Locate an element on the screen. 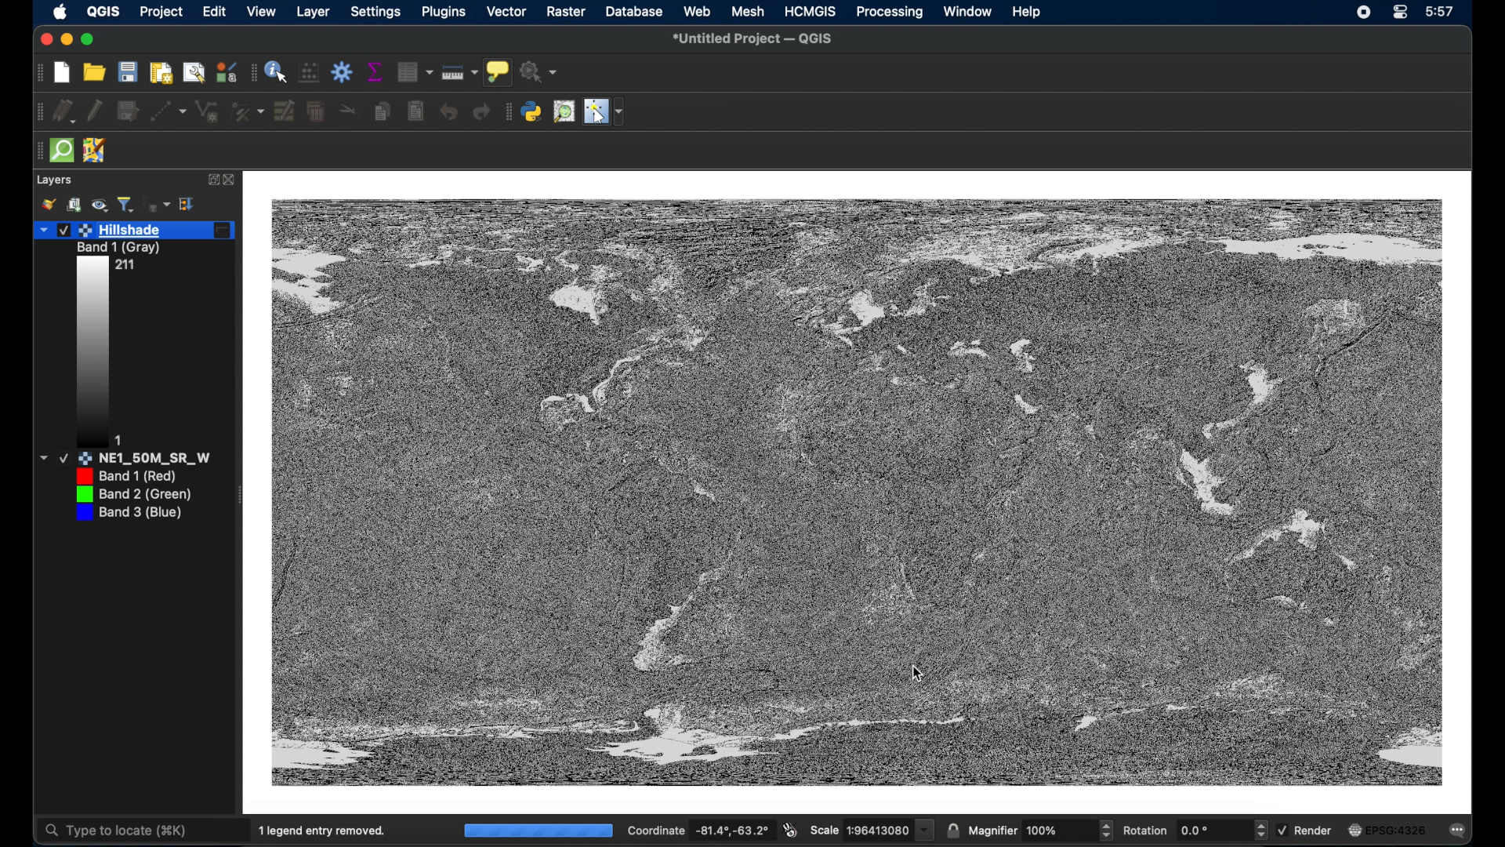  add group is located at coordinates (74, 204).